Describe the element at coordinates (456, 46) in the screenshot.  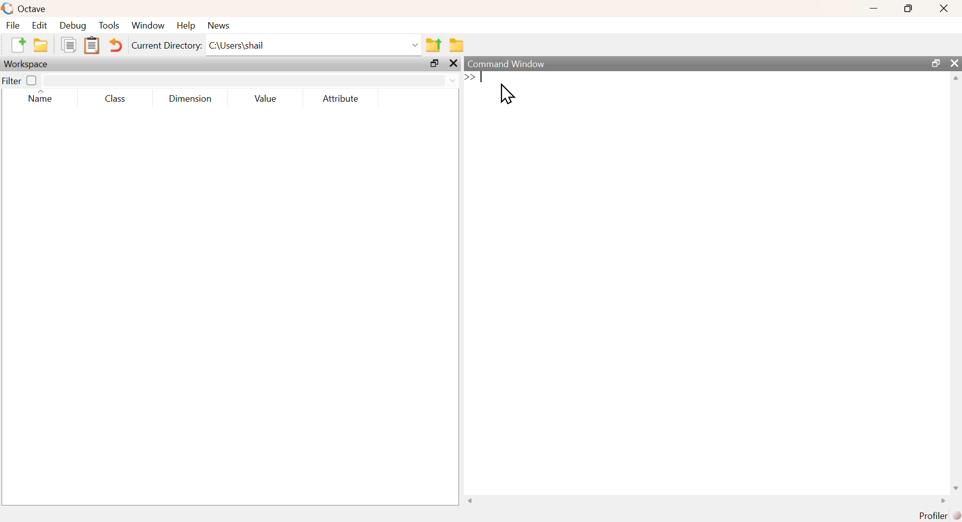
I see `Browse directories` at that location.